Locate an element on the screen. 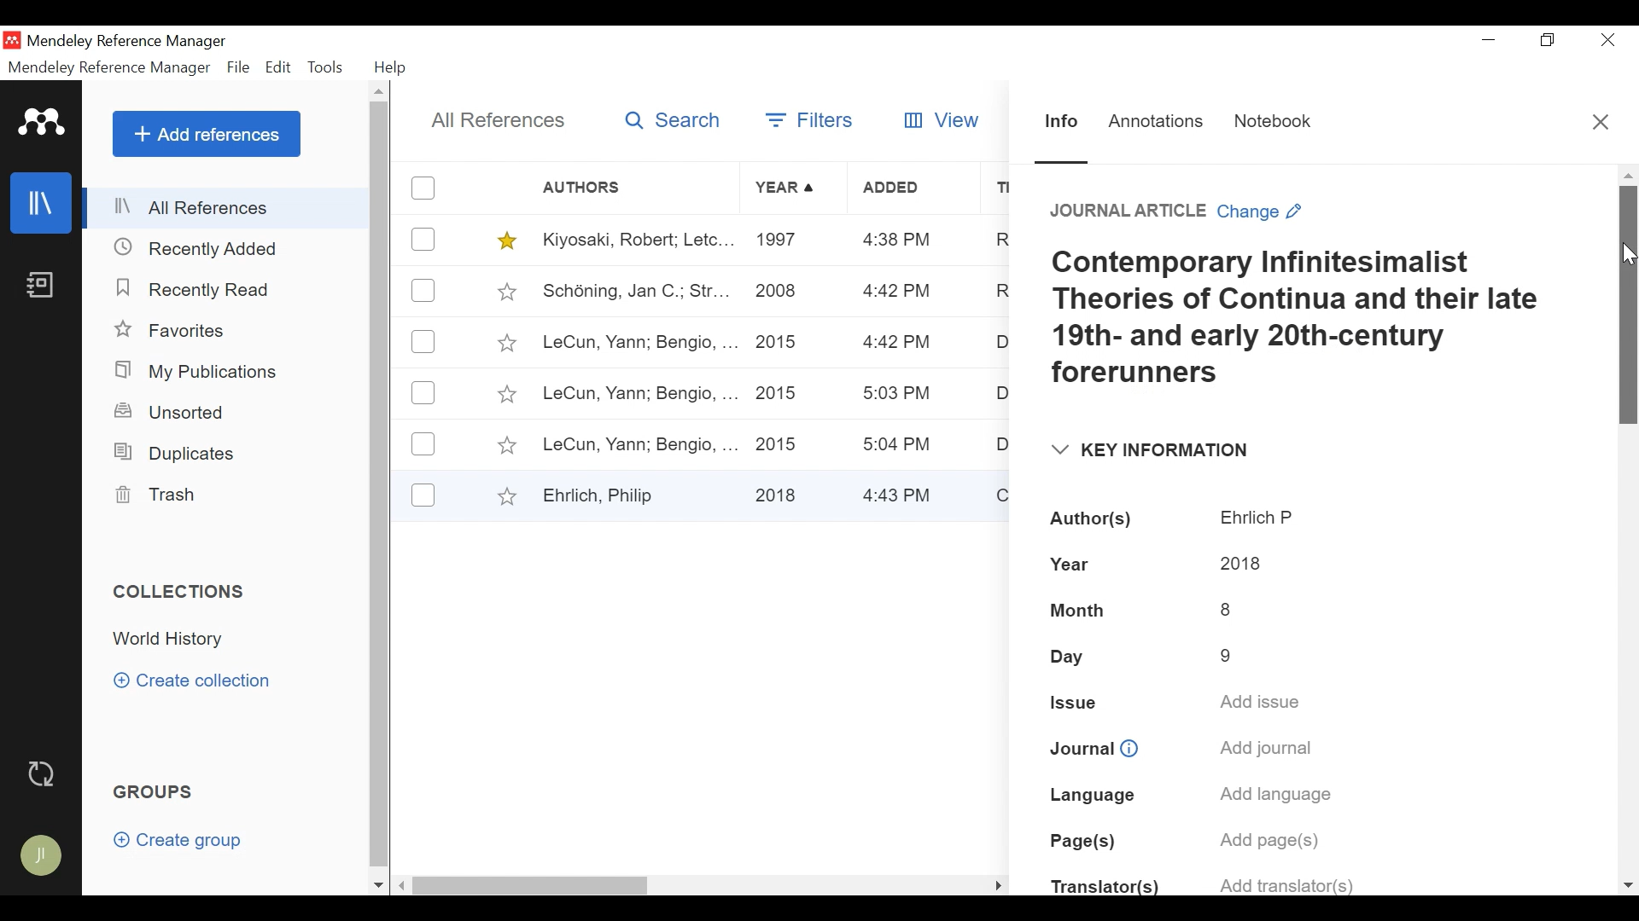  Schéning, Jan C.; Str... is located at coordinates (634, 291).